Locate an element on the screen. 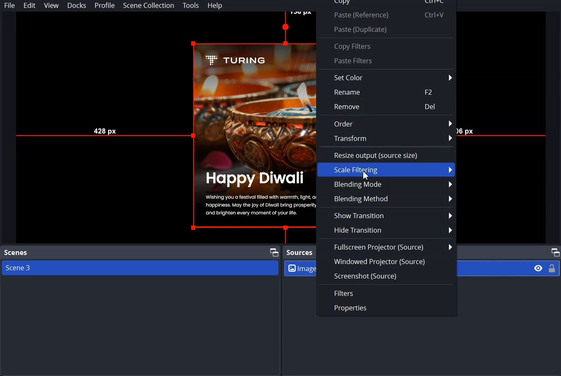  Resize output is located at coordinates (387, 154).